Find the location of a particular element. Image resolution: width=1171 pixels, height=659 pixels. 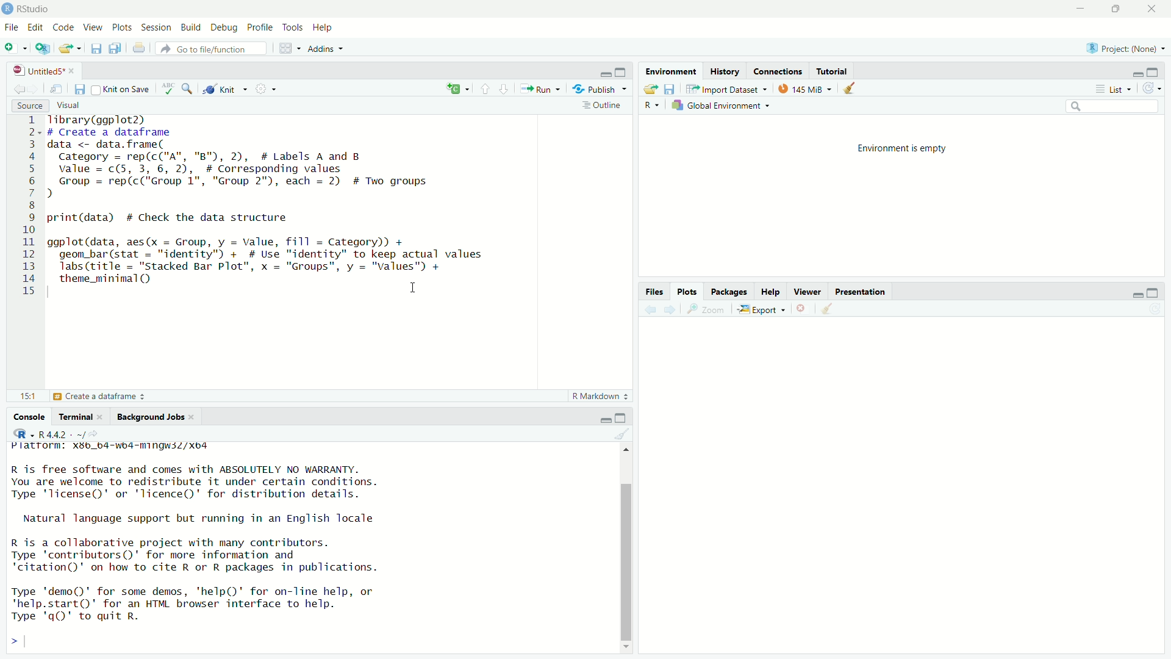

History is located at coordinates (725, 70).